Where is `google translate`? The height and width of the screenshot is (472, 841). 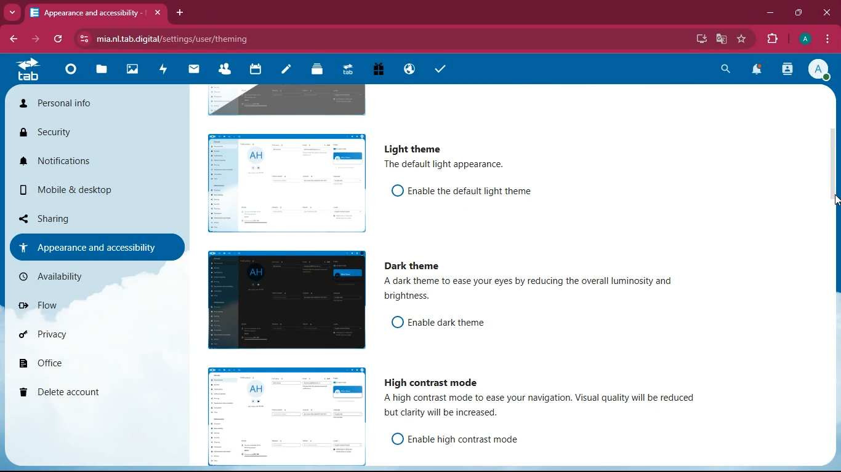
google translate is located at coordinates (722, 39).